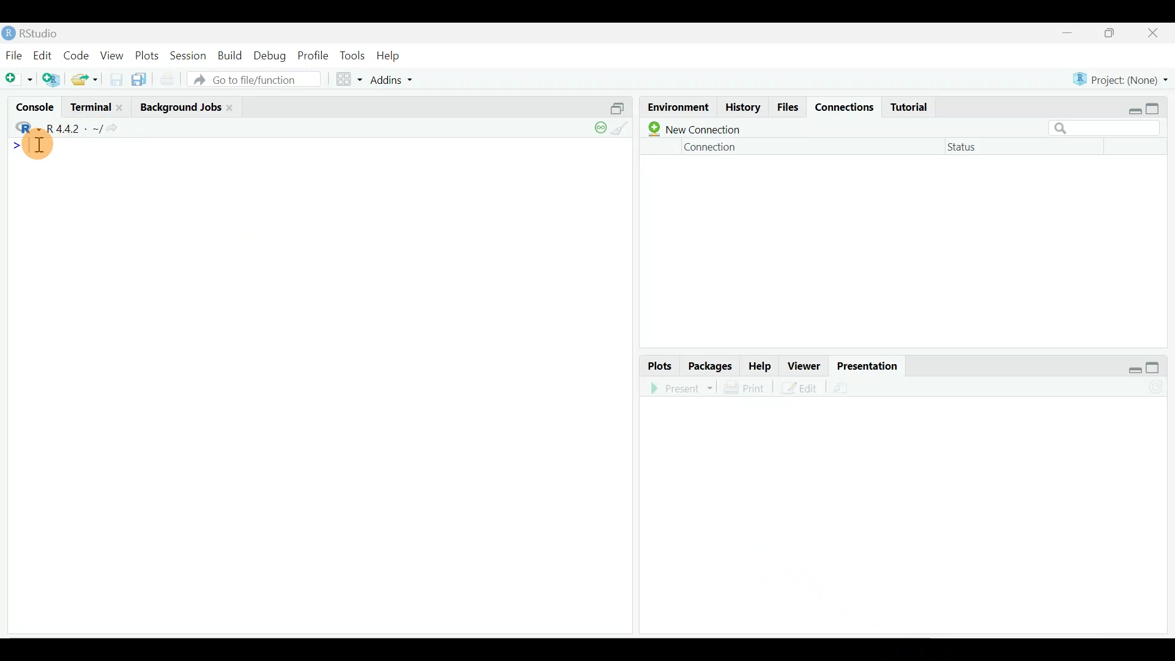 The height and width of the screenshot is (661, 1175). What do you see at coordinates (54, 79) in the screenshot?
I see `Create a project` at bounding box center [54, 79].